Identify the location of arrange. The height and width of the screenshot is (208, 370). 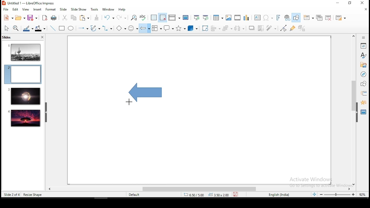
(228, 28).